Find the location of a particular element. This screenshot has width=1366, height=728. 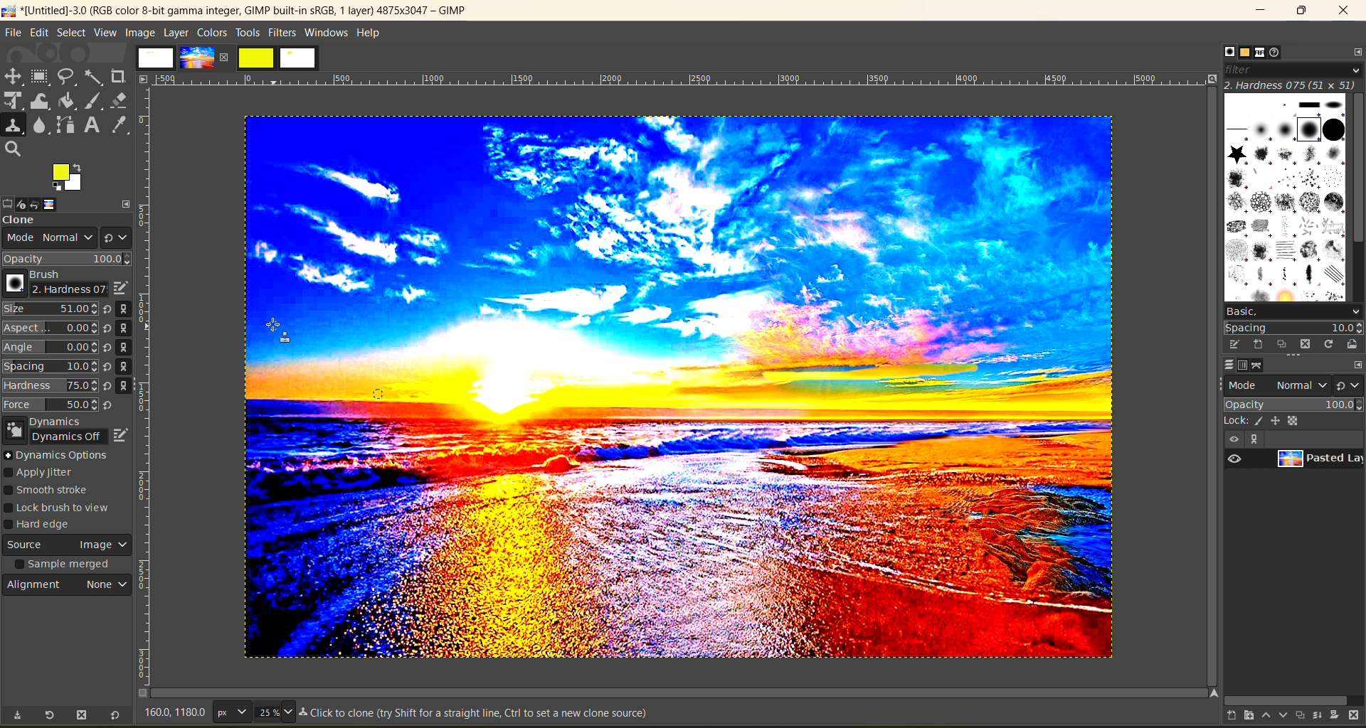

configure is located at coordinates (1355, 51).